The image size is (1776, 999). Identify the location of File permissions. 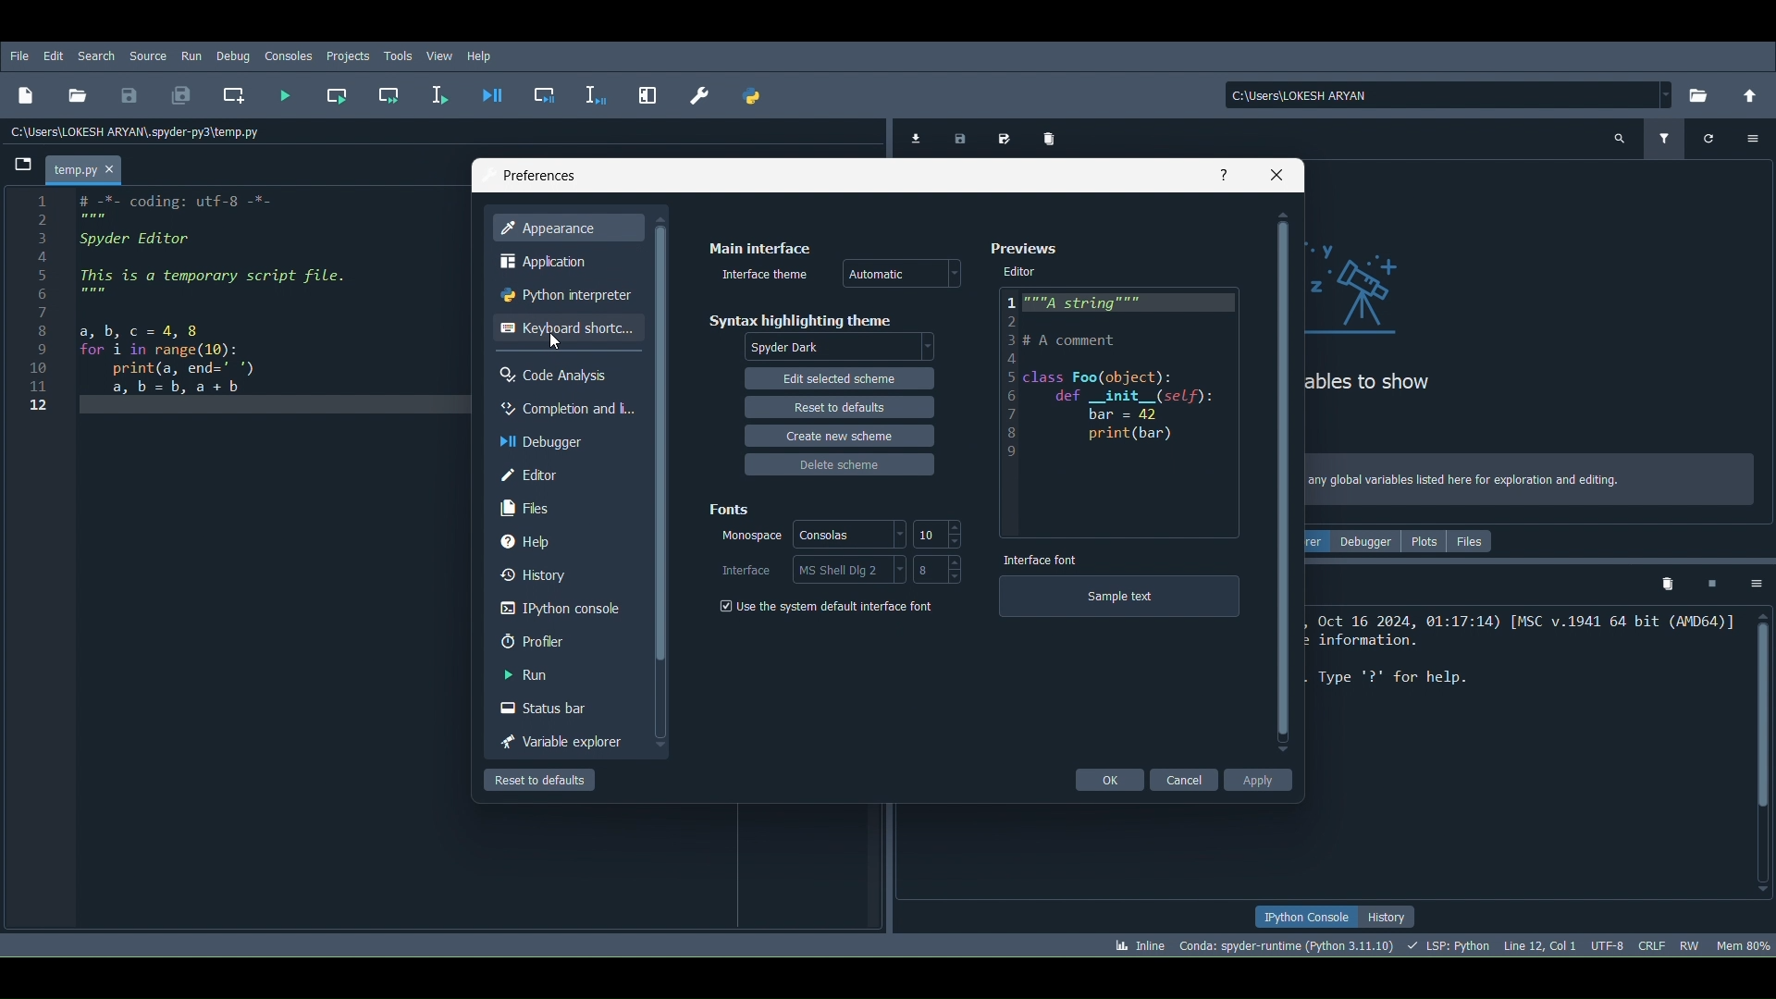
(1689, 944).